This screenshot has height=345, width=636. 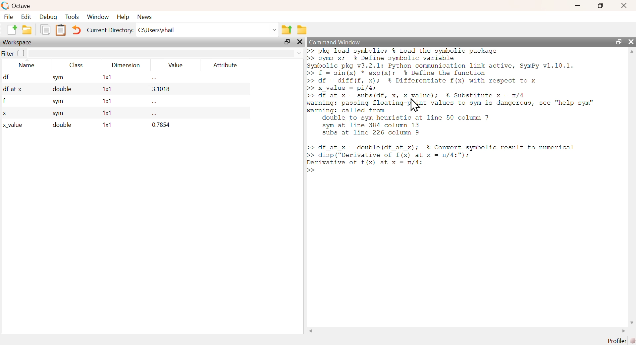 What do you see at coordinates (166, 53) in the screenshot?
I see `search area` at bounding box center [166, 53].